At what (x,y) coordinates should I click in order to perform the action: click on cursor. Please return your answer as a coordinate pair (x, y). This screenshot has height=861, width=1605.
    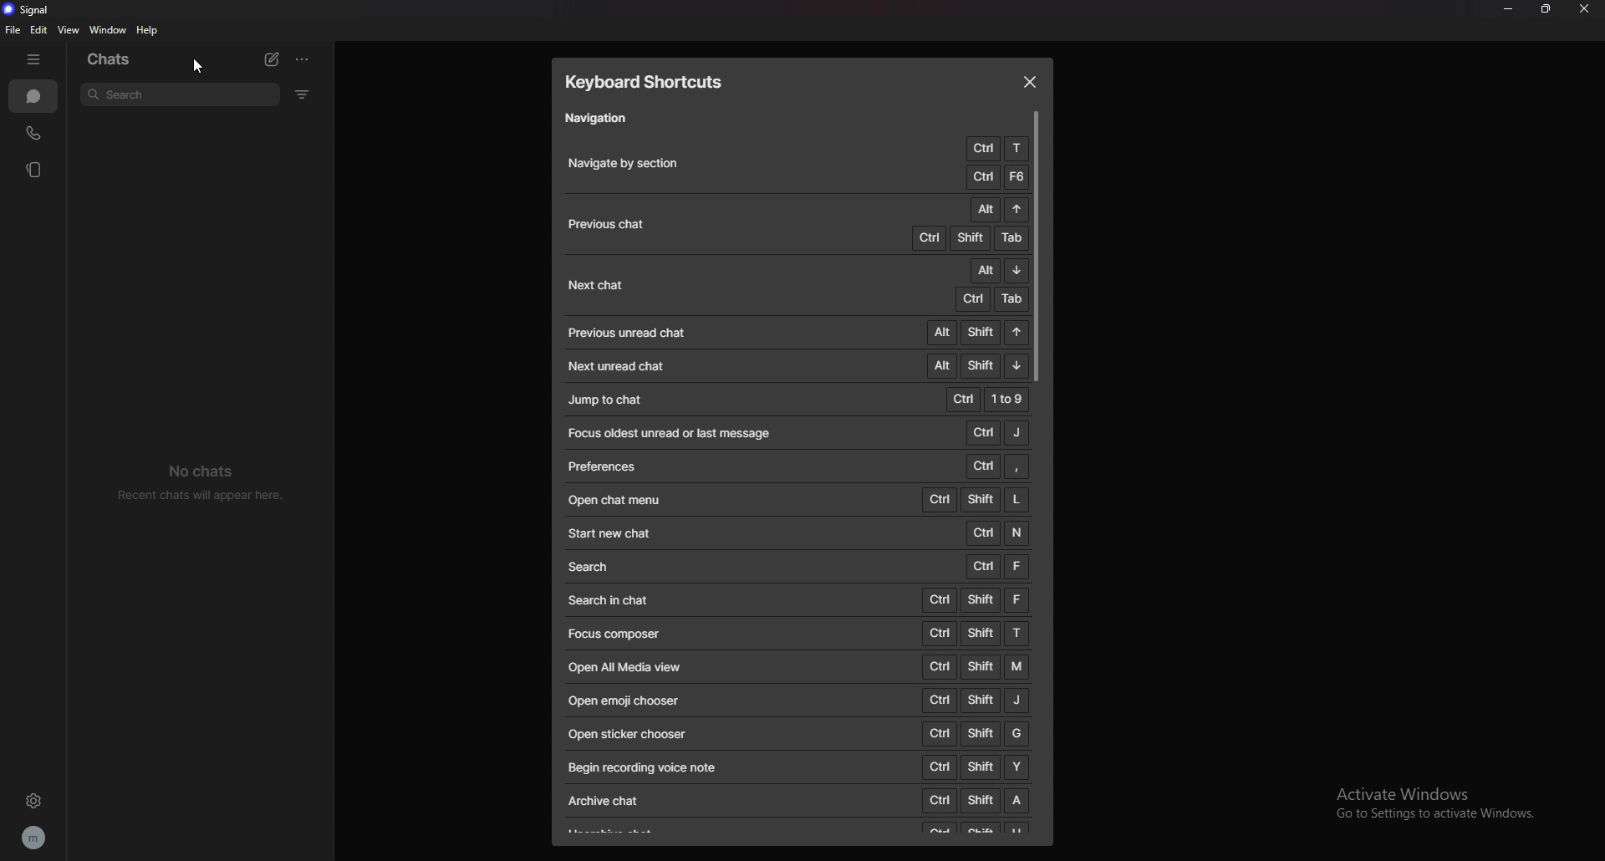
    Looking at the image, I should click on (199, 67).